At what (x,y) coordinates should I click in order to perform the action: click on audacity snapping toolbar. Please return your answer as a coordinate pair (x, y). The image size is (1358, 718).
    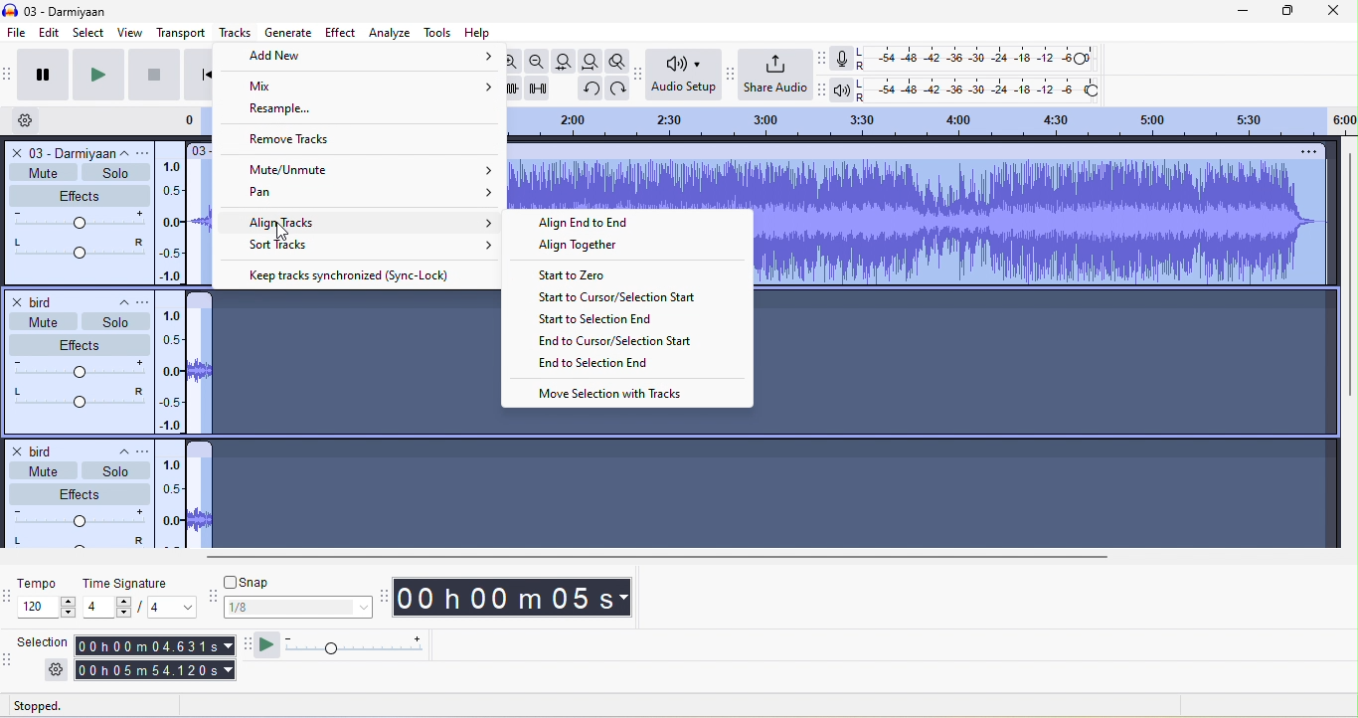
    Looking at the image, I should click on (207, 597).